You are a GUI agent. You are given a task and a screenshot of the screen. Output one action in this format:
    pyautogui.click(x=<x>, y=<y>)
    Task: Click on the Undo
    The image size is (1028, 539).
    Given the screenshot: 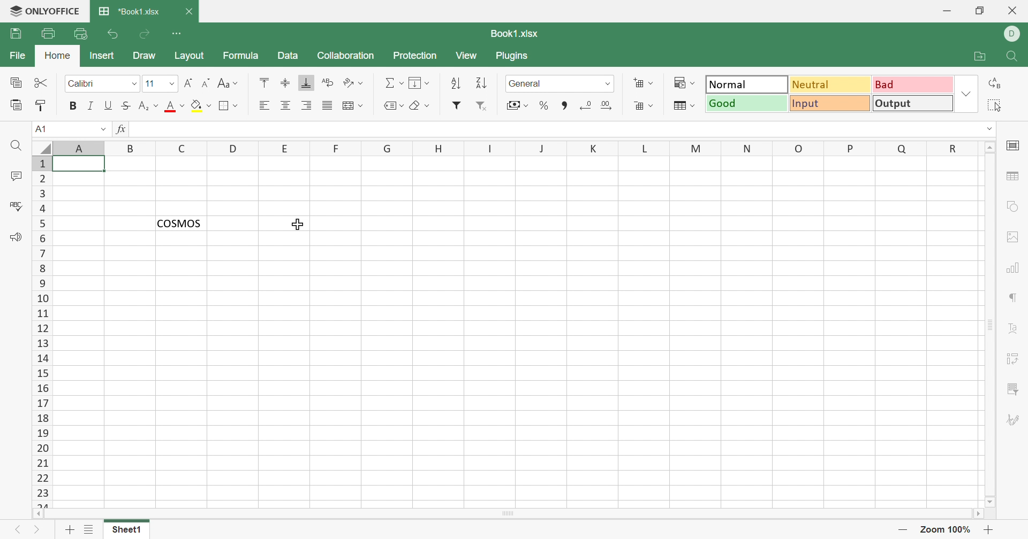 What is the action you would take?
    pyautogui.click(x=115, y=34)
    